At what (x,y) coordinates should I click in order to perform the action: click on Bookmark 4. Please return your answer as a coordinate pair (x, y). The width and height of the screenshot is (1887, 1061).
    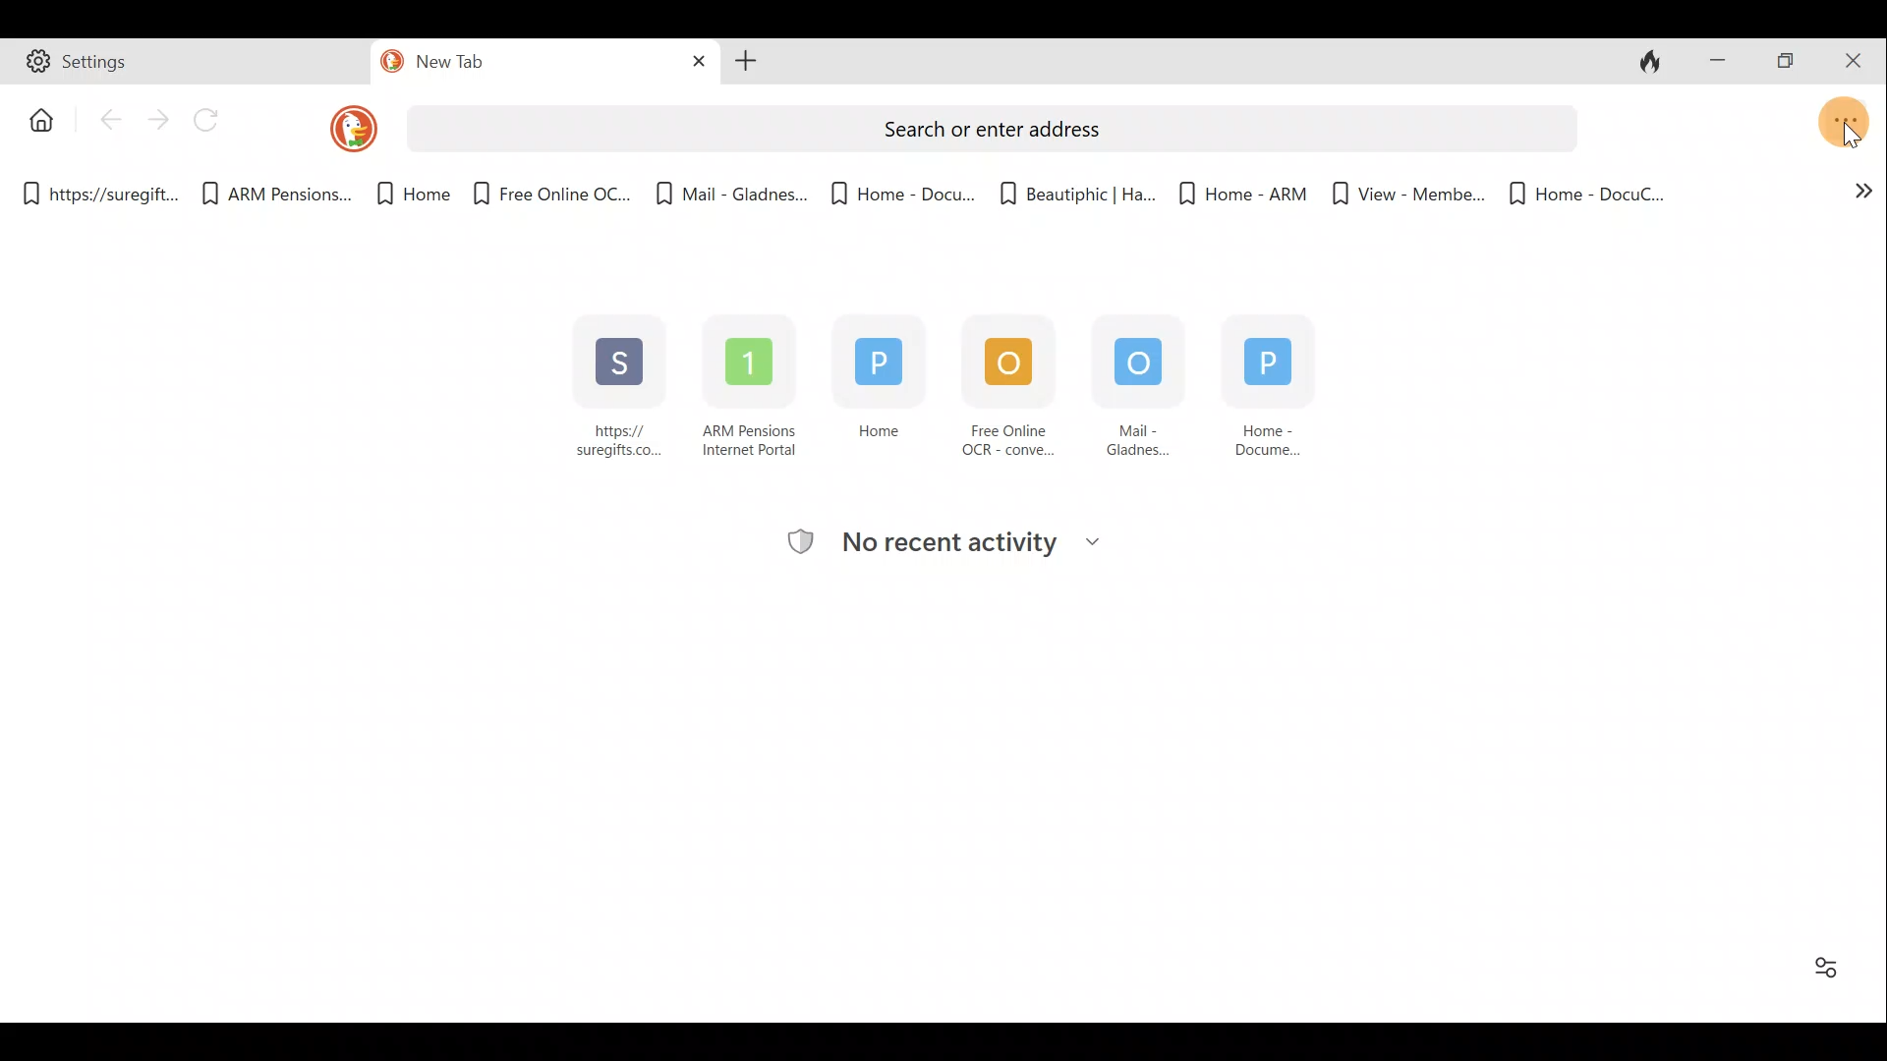
    Looking at the image, I should click on (546, 193).